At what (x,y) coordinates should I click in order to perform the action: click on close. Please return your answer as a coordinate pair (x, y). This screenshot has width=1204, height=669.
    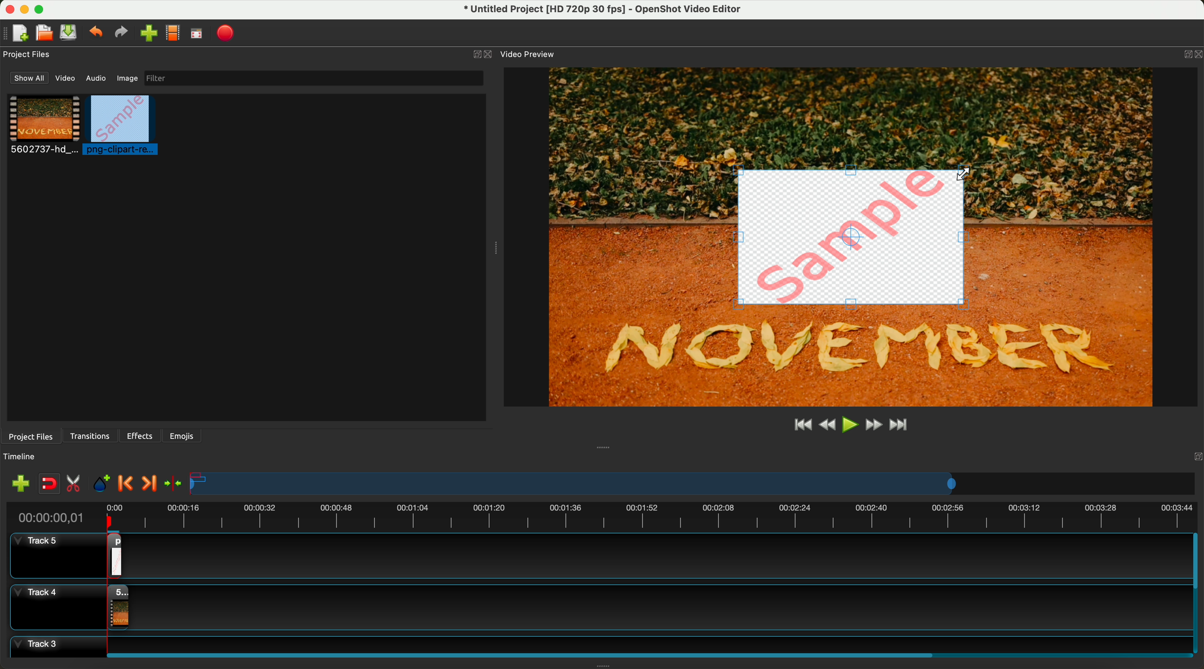
    Looking at the image, I should click on (482, 55).